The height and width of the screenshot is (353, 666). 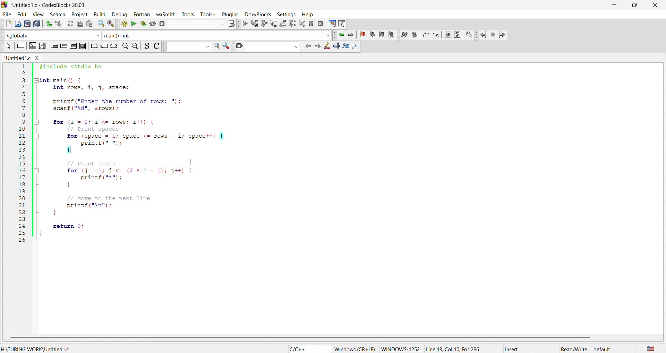 What do you see at coordinates (166, 14) in the screenshot?
I see `wxsmith` at bounding box center [166, 14].